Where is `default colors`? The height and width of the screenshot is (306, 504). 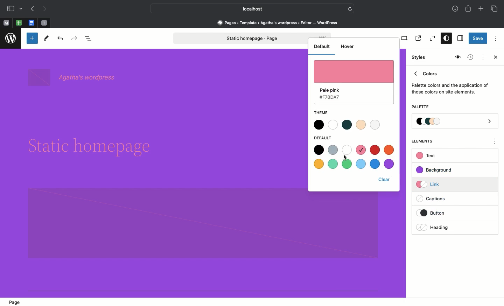
default colors is located at coordinates (353, 157).